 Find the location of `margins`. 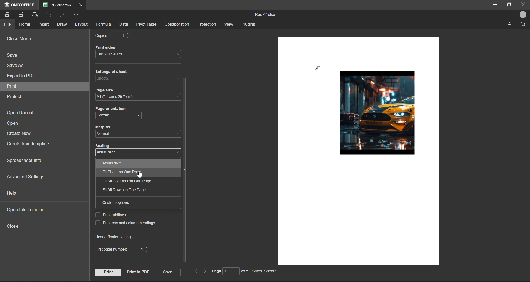

margins is located at coordinates (105, 127).